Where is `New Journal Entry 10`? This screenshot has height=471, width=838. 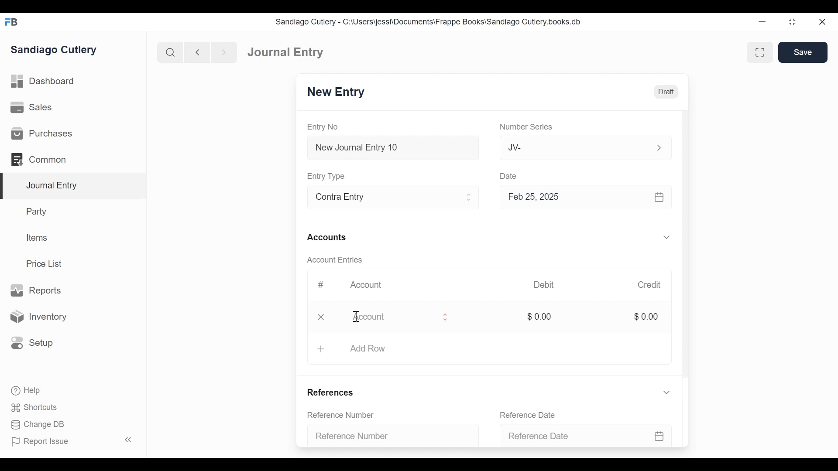 New Journal Entry 10 is located at coordinates (393, 147).